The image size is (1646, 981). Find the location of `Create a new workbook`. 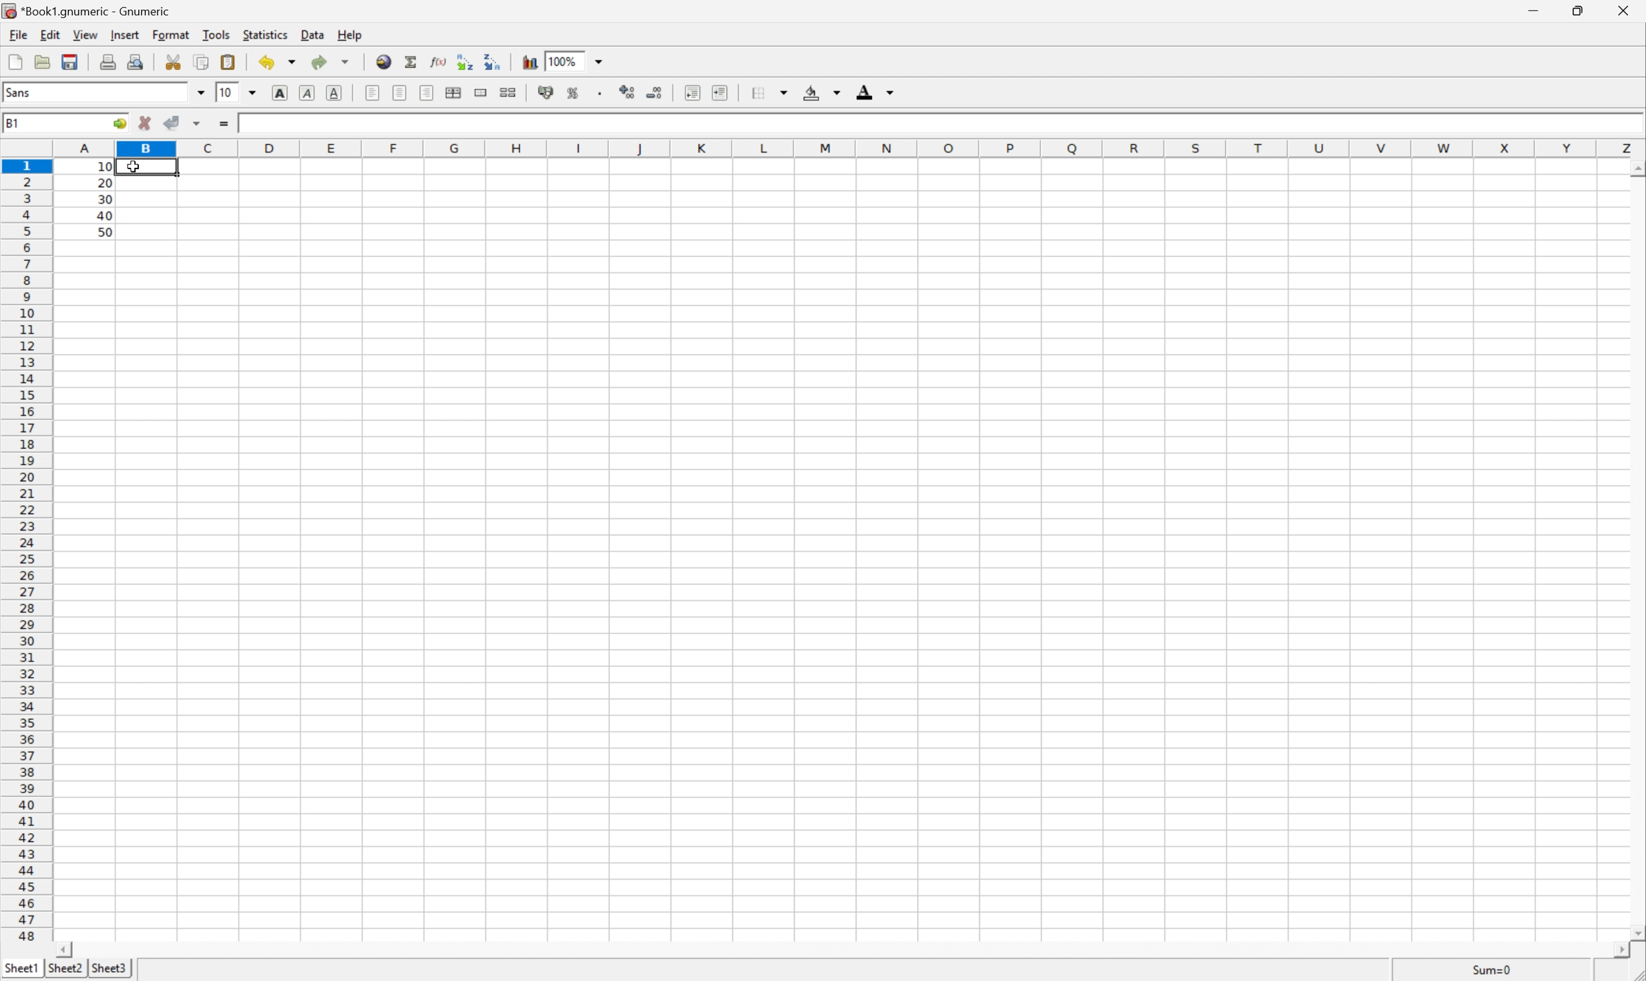

Create a new workbook is located at coordinates (16, 60).